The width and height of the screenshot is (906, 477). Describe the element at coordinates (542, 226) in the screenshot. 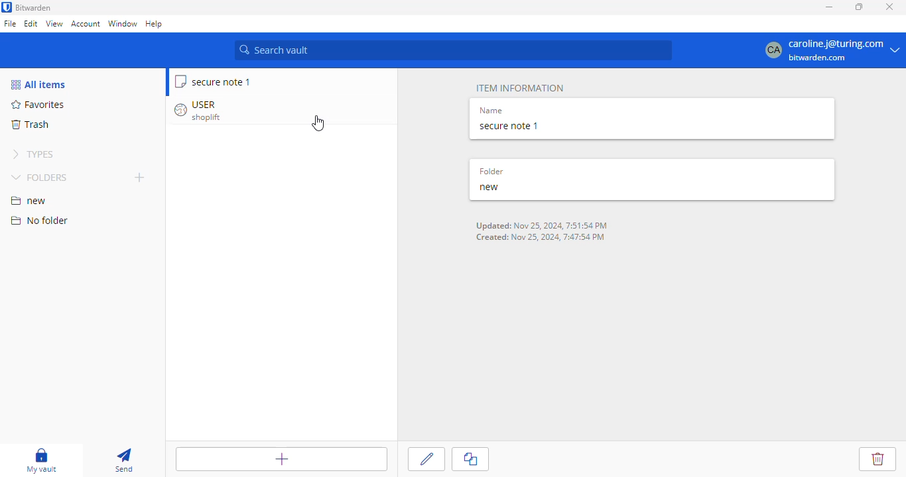

I see `Updated: Nov 25, 2024, 7:51:54 PM` at that location.